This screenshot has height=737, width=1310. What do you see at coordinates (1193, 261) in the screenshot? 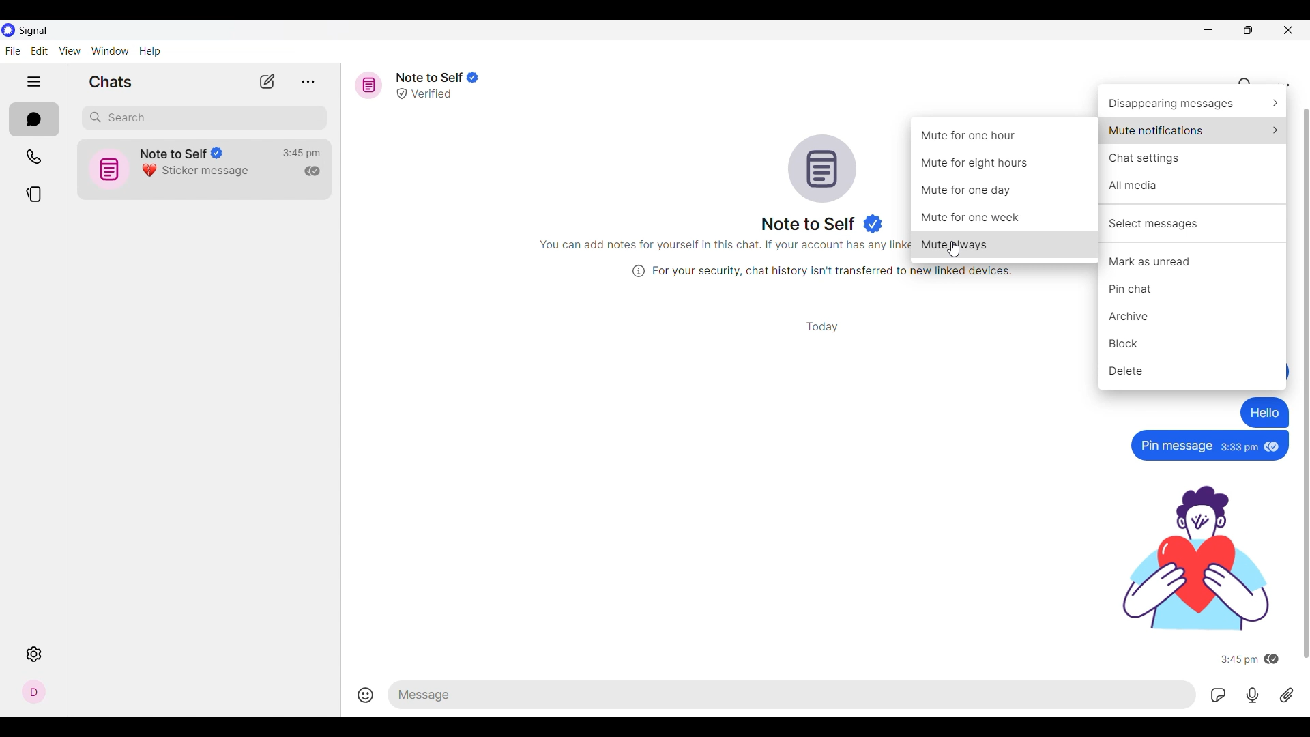
I see `Mark as uread` at bounding box center [1193, 261].